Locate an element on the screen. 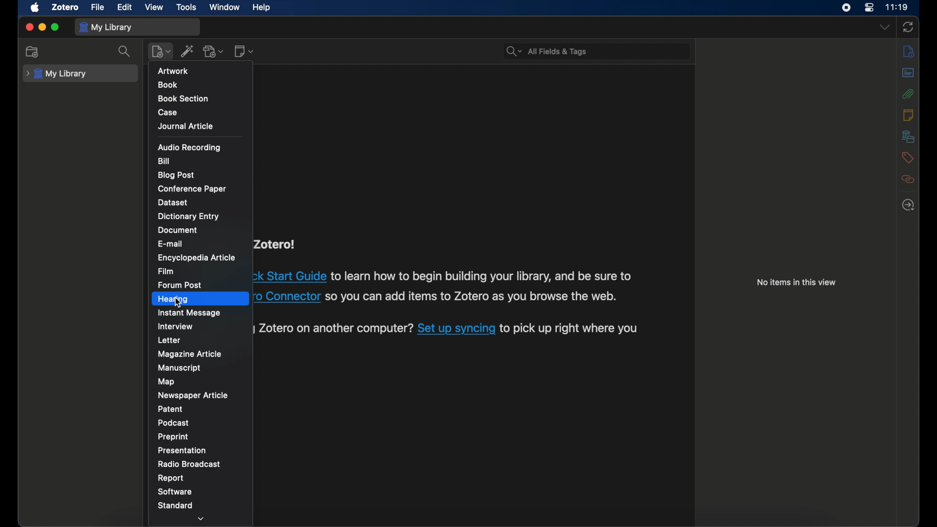 The width and height of the screenshot is (937, 527). e-mail is located at coordinates (171, 244).